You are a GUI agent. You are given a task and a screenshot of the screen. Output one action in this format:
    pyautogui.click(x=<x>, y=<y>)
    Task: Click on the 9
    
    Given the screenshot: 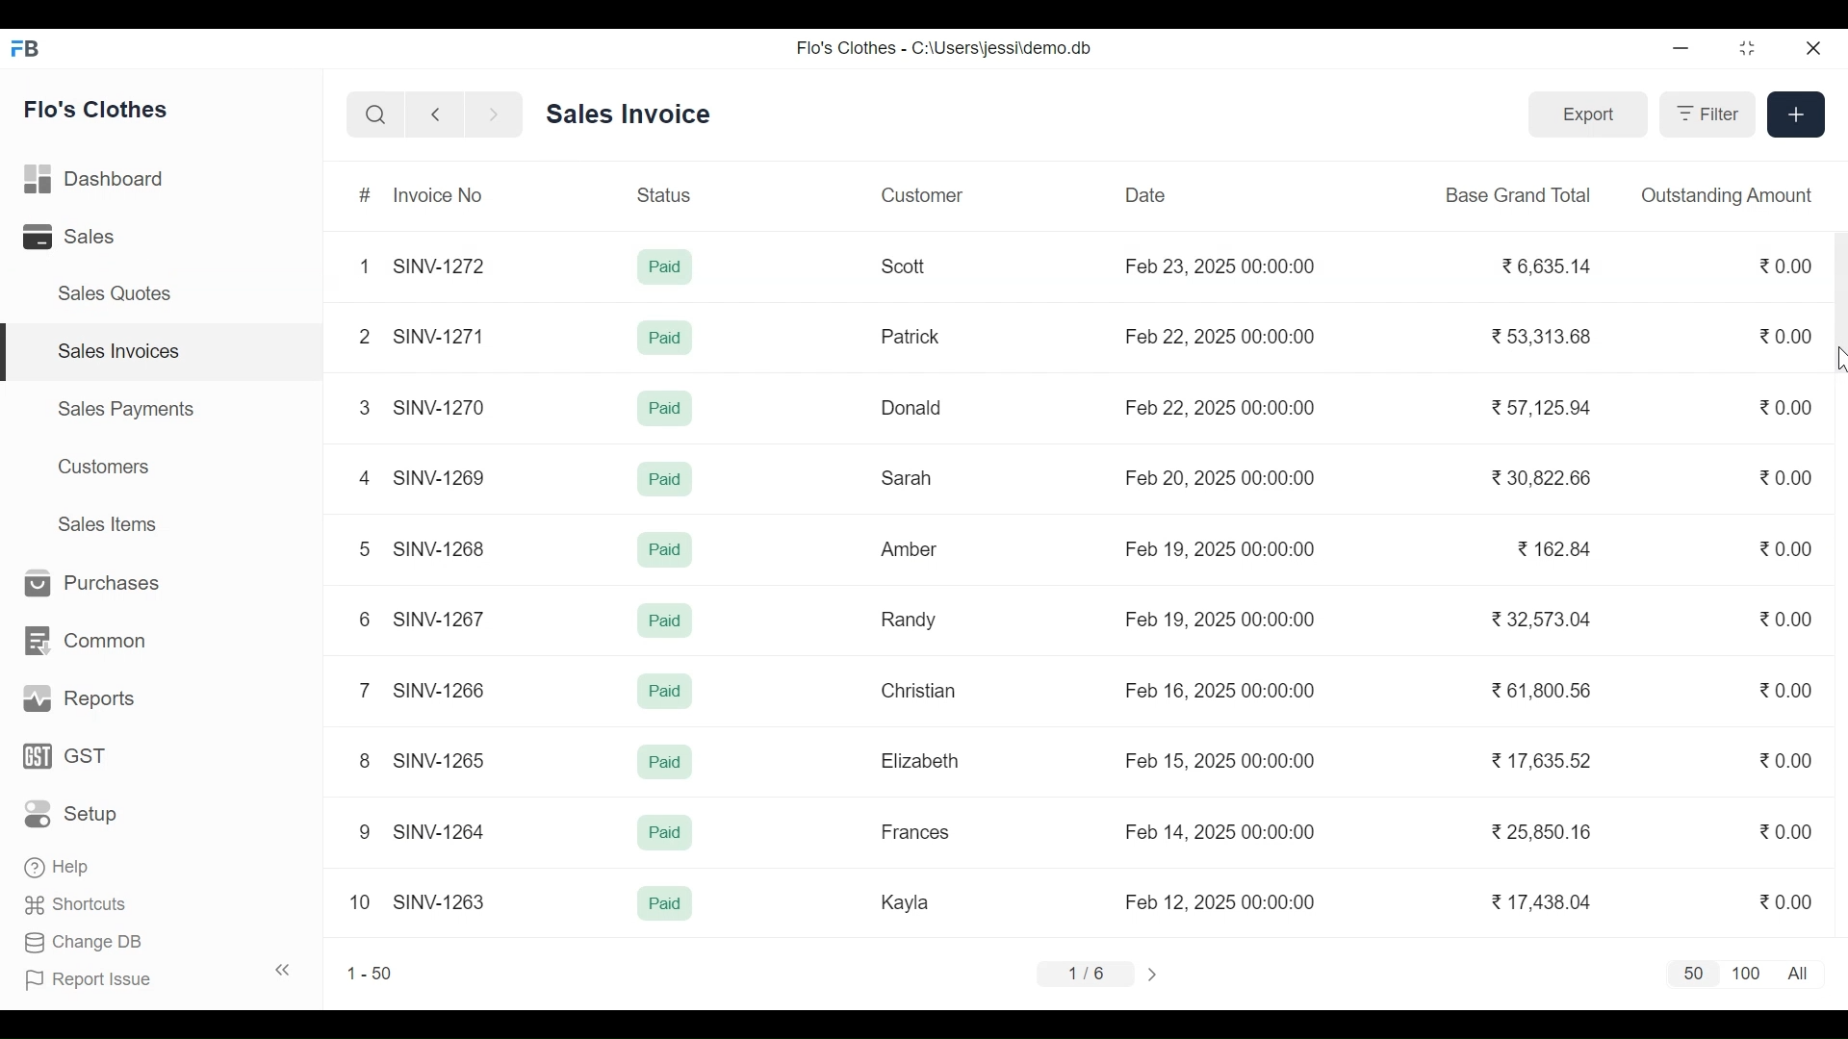 What is the action you would take?
    pyautogui.click(x=366, y=832)
    